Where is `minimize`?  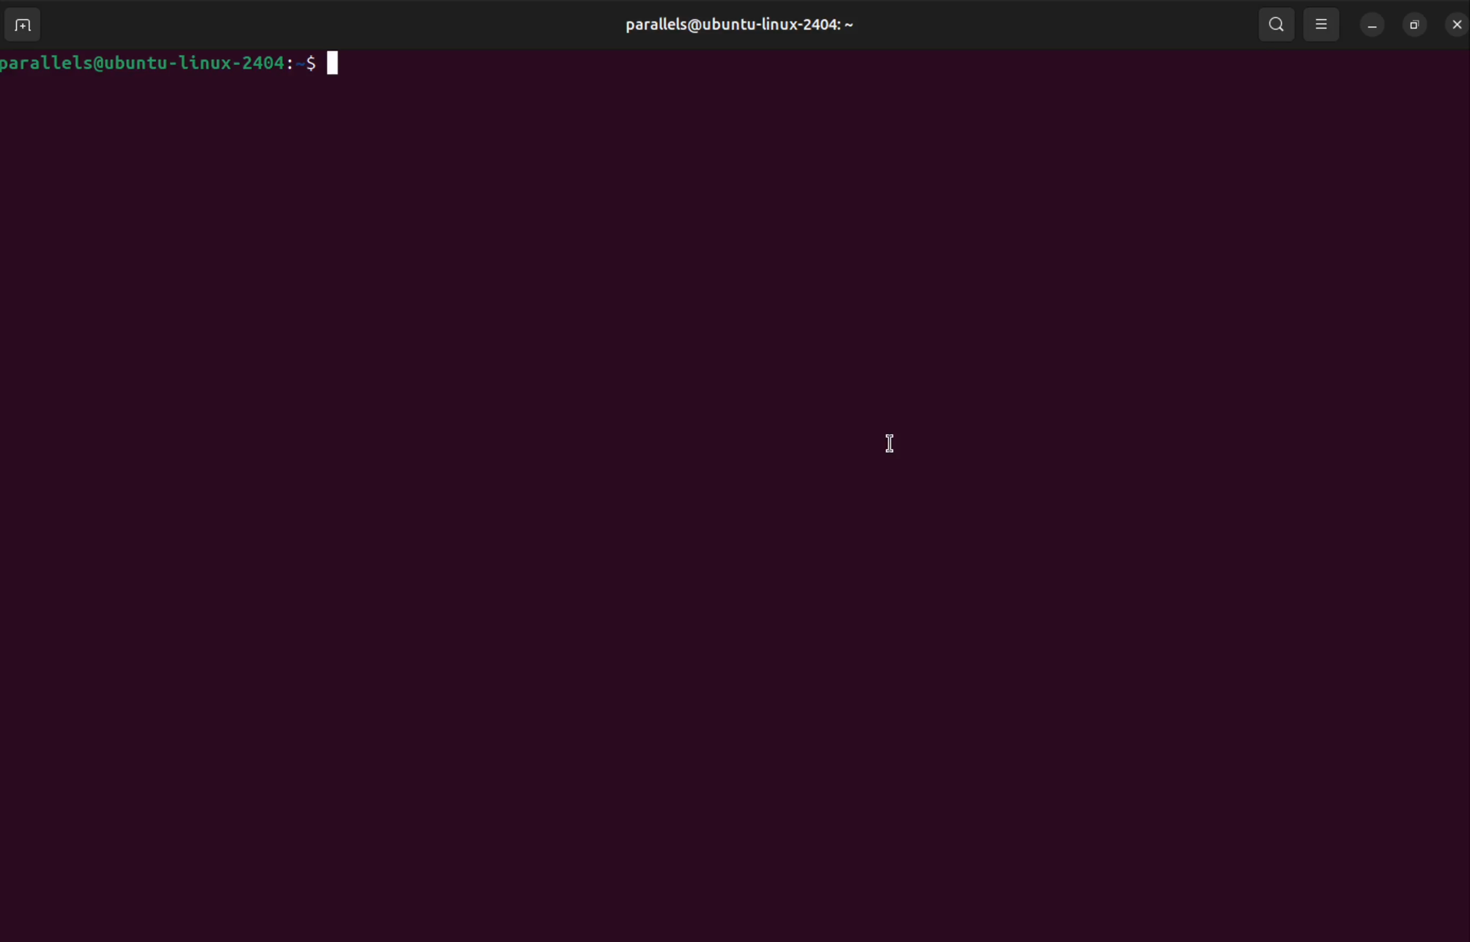
minimize is located at coordinates (1372, 25).